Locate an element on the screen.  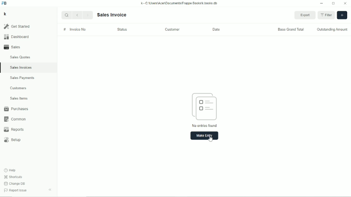
Sales quotes is located at coordinates (20, 57).